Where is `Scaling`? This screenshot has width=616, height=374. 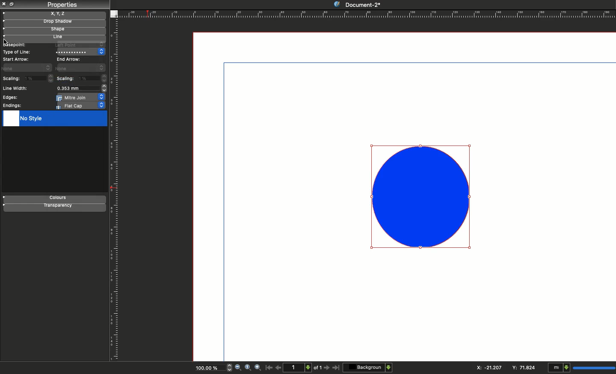
Scaling is located at coordinates (66, 78).